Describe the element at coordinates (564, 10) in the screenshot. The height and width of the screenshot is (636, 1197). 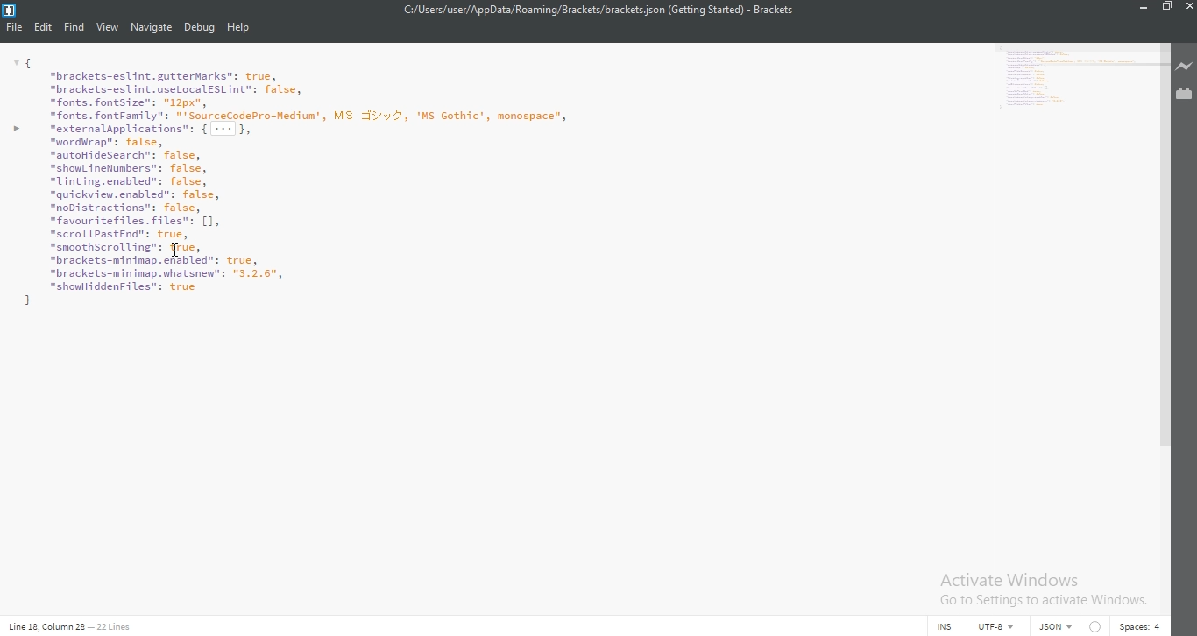
I see `C:/Users/user/AppData/Roaming/Brackets/brackets json (Getting Started)` at that location.